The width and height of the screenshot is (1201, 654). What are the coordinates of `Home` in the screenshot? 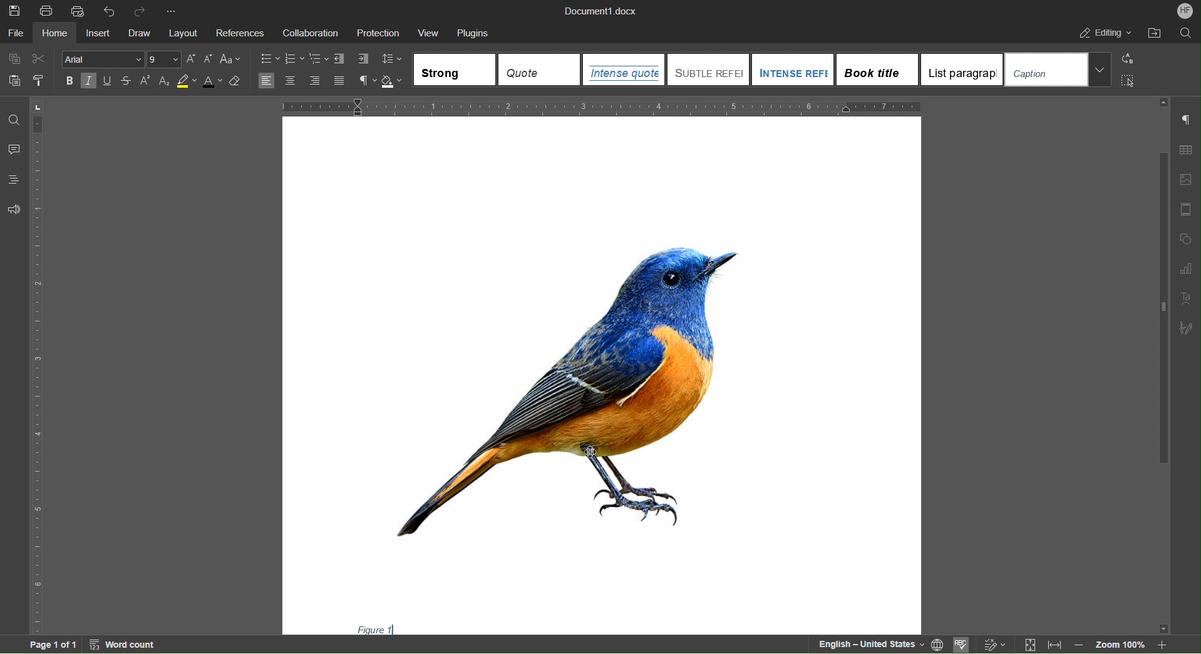 It's located at (55, 34).